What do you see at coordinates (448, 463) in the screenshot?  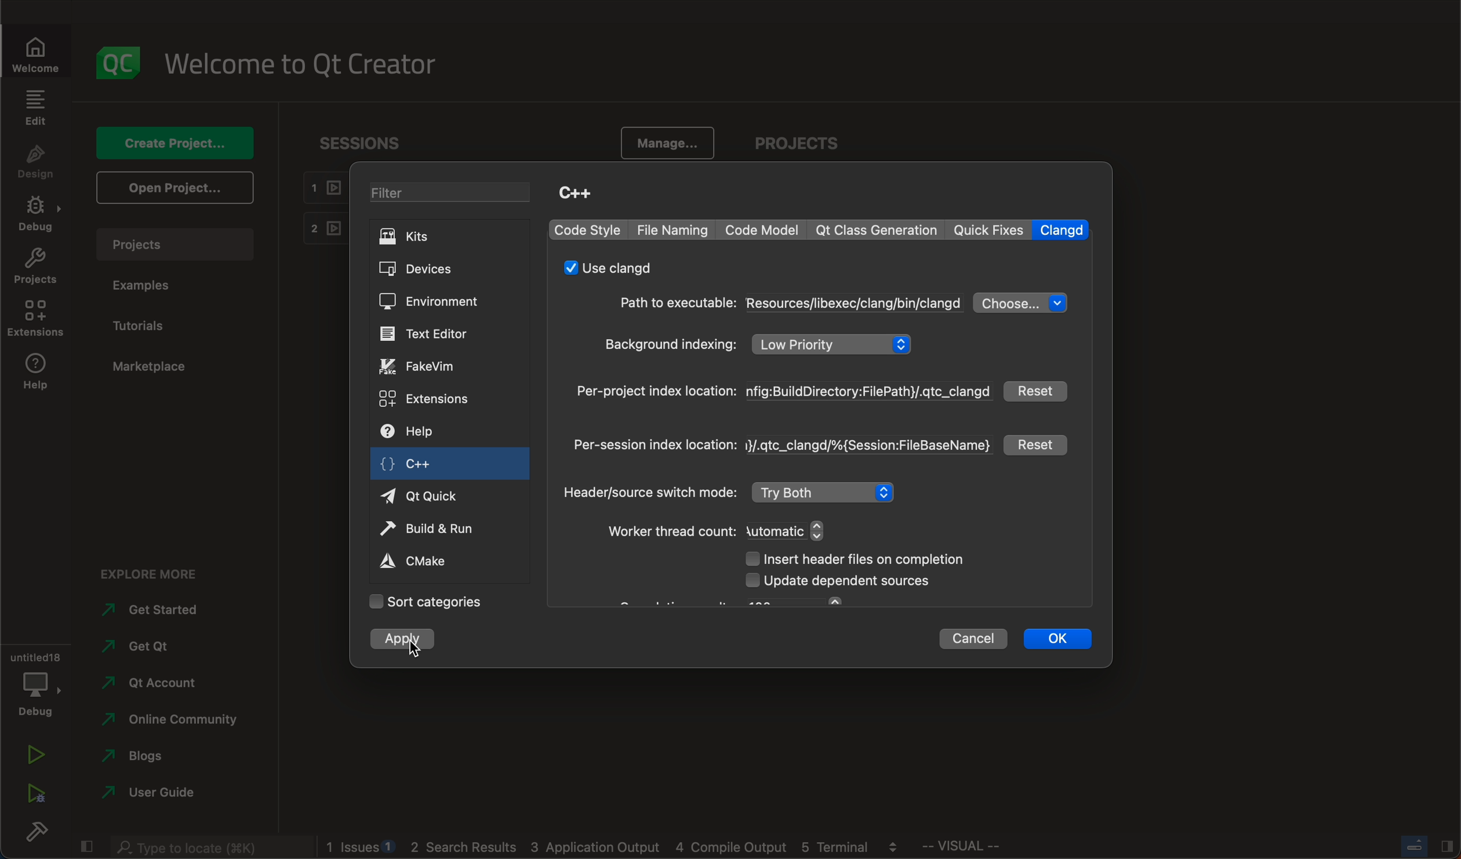 I see `c++` at bounding box center [448, 463].